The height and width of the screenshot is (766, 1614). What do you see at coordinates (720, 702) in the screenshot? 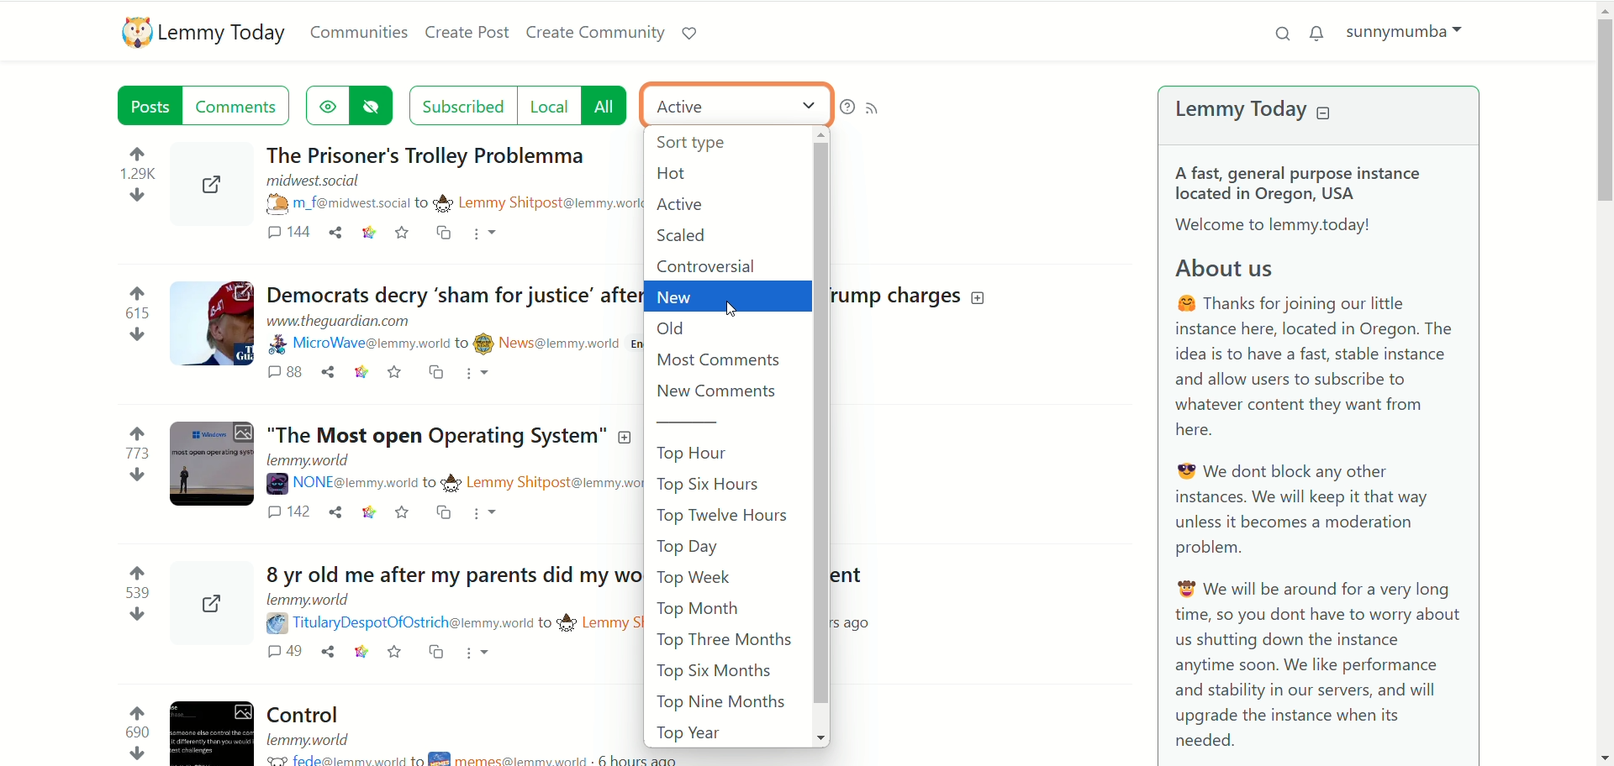
I see `top nine months` at bounding box center [720, 702].